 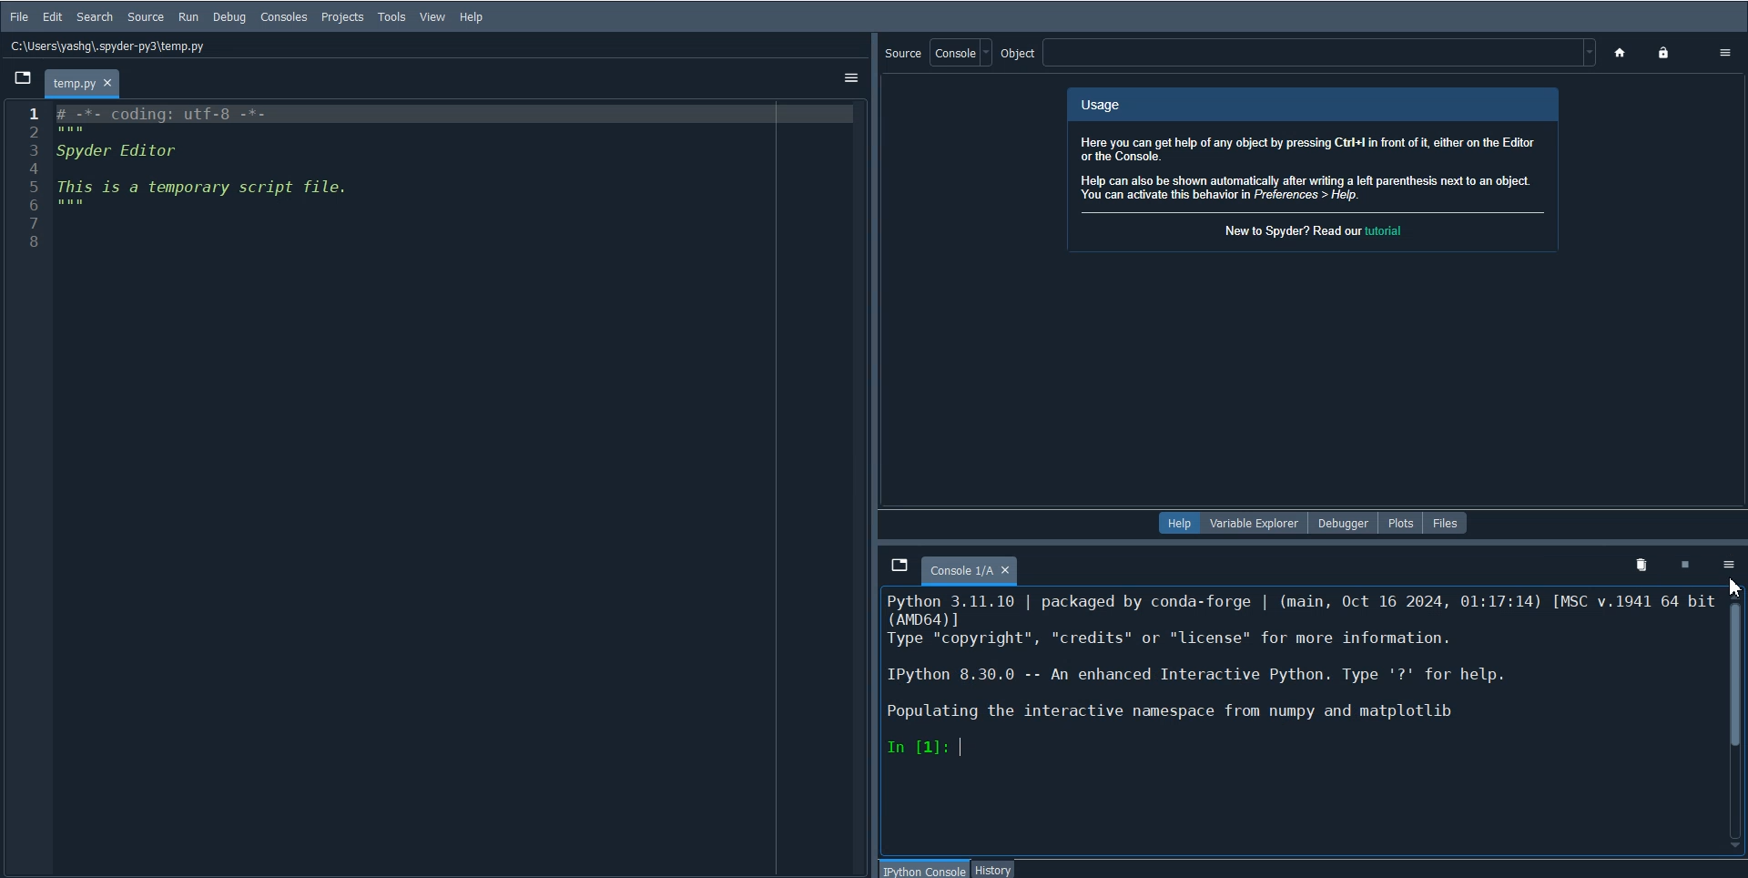 I want to click on Vertical scroll bar, so click(x=1737, y=730).